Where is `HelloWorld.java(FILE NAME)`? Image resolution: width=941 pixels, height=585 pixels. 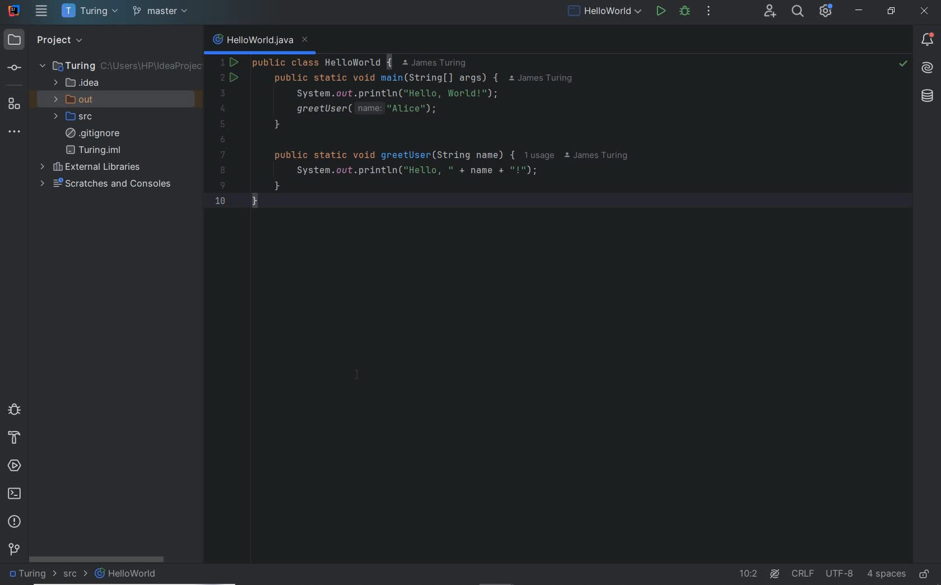 HelloWorld.java(FILE NAME) is located at coordinates (261, 41).